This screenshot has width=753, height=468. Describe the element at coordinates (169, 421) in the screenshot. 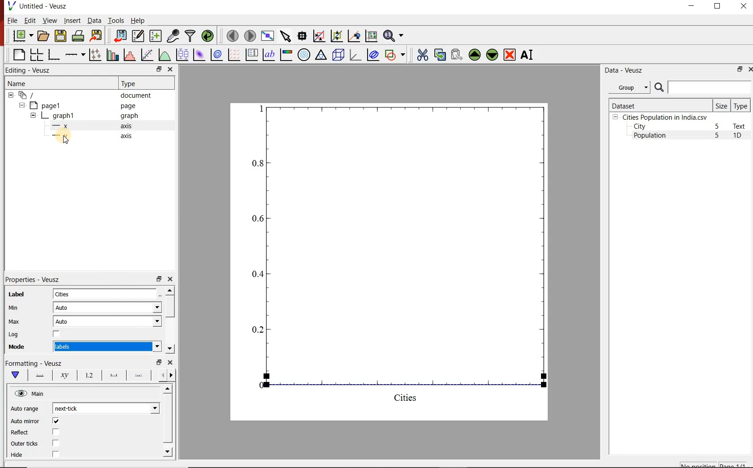

I see `scrollbar` at that location.